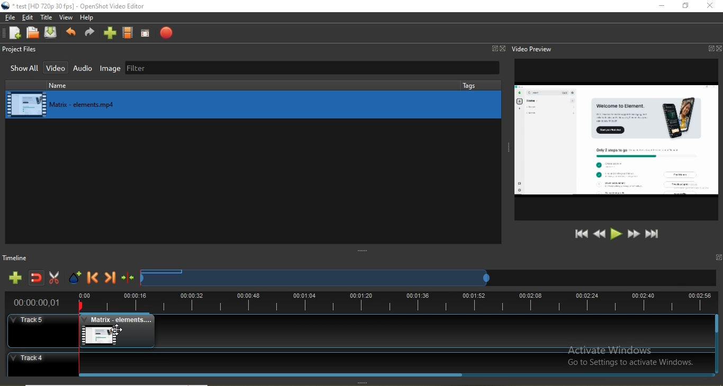  I want to click on cursor, so click(118, 330).